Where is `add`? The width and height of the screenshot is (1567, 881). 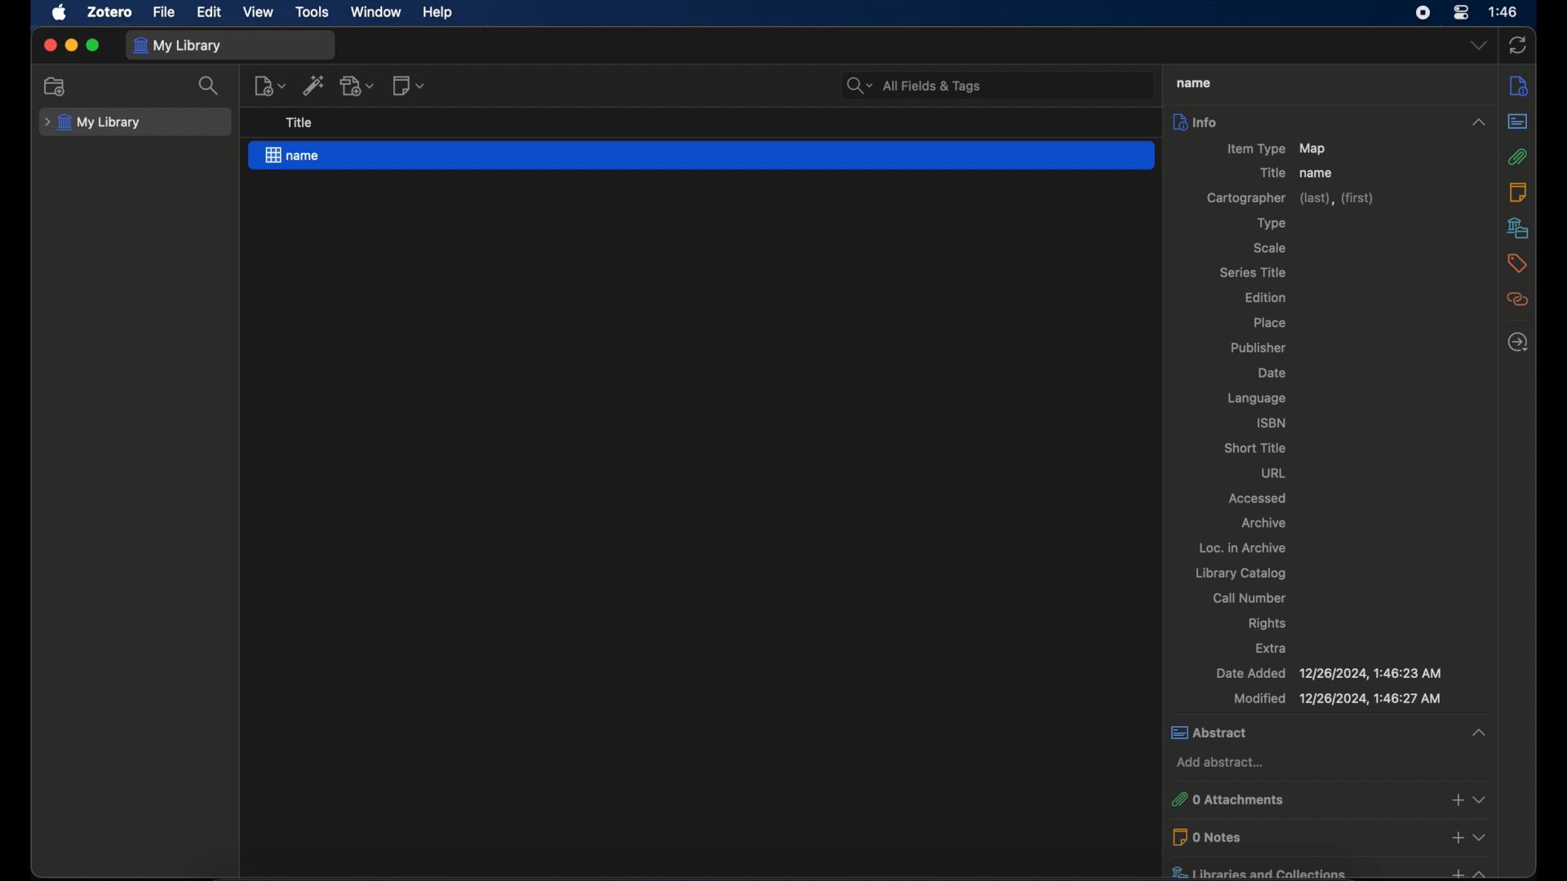
add is located at coordinates (1458, 837).